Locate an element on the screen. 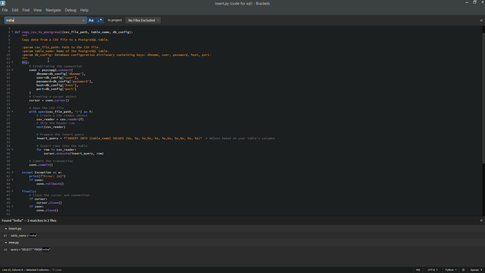 The image size is (485, 273). file encoding is located at coordinates (433, 270).